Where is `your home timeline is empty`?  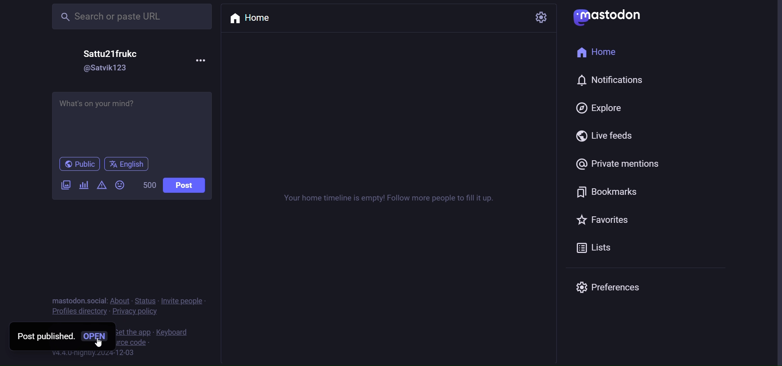 your home timeline is empty is located at coordinates (398, 198).